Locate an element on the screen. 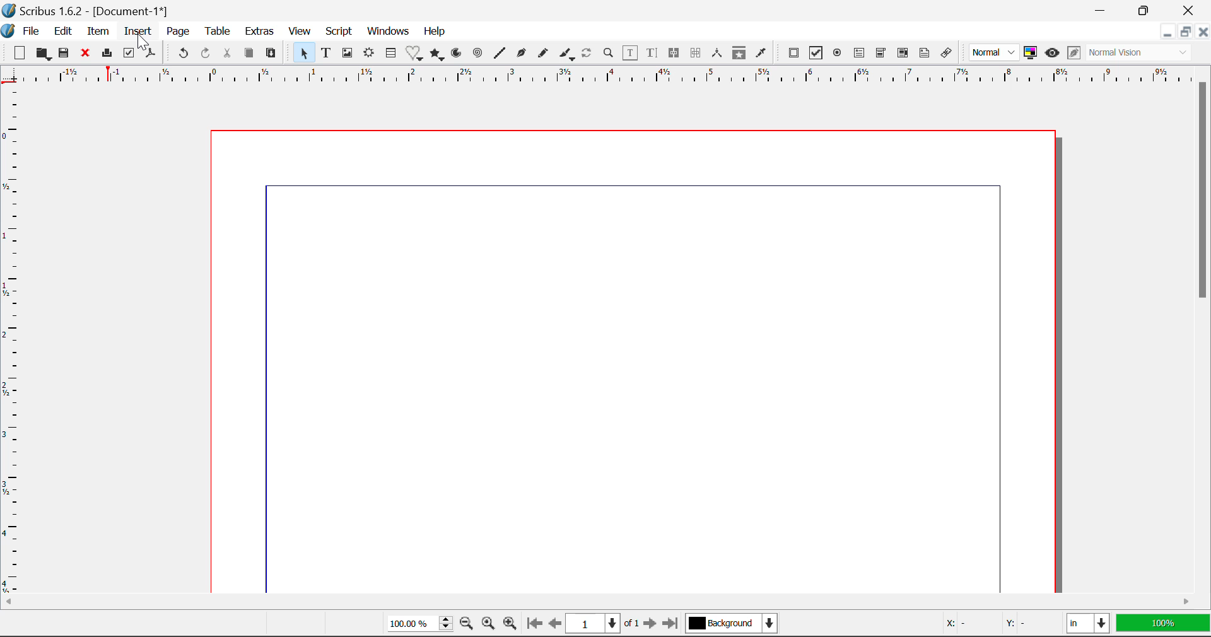 The image size is (1211, 637). Edit is located at coordinates (63, 32).